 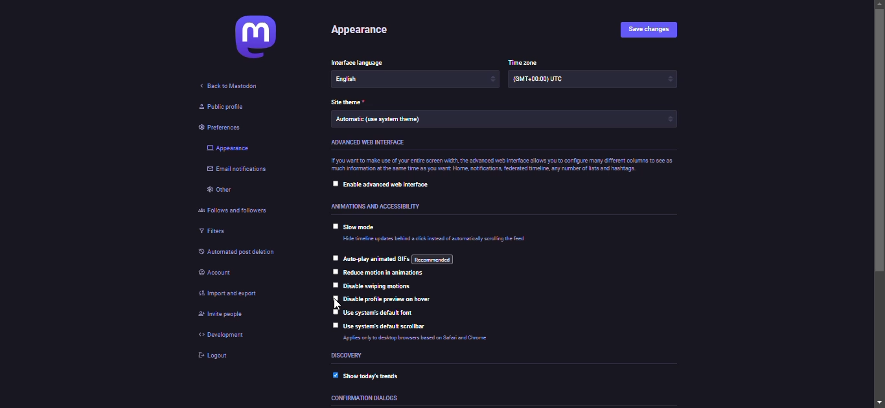 I want to click on invite people, so click(x=226, y=316).